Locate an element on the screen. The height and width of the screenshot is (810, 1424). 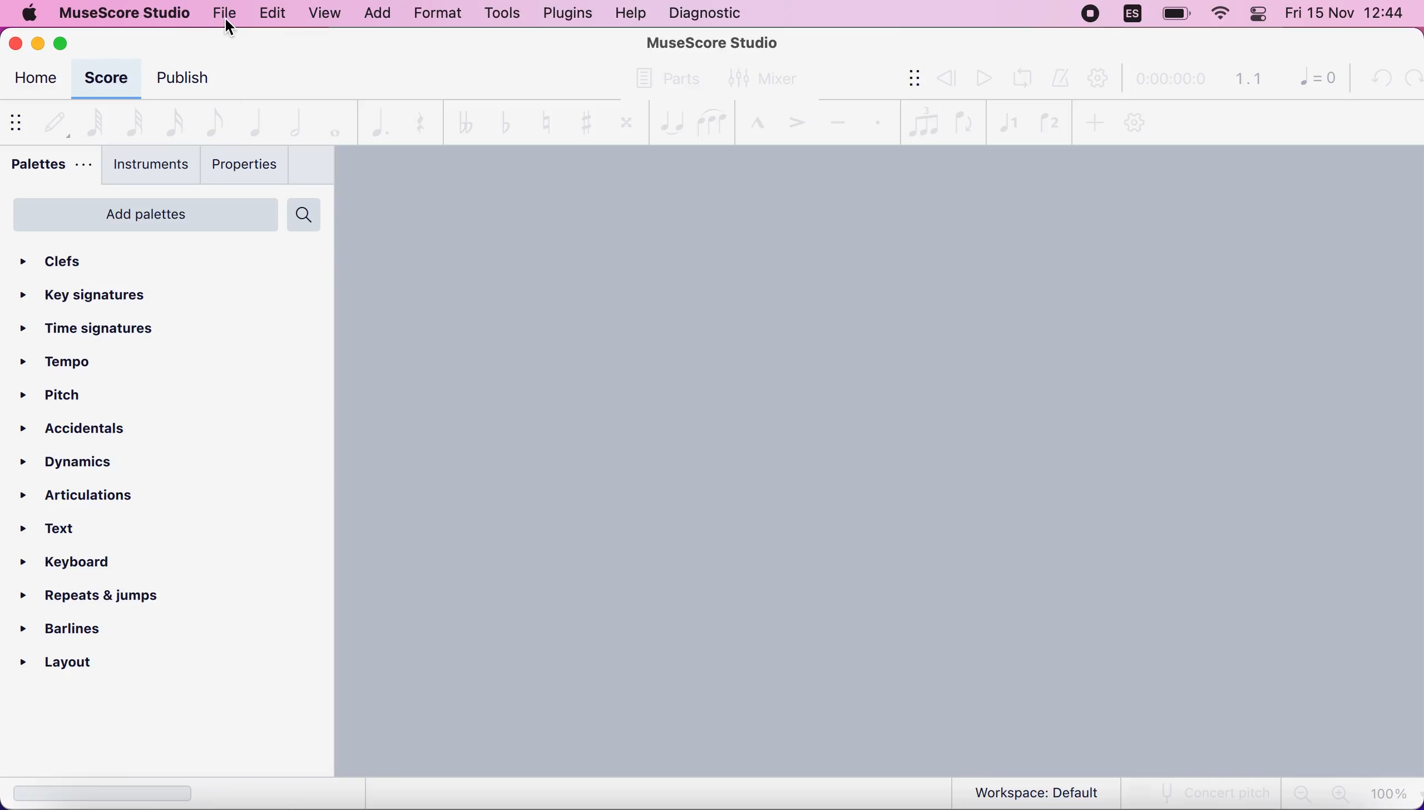
layout is located at coordinates (90, 663).